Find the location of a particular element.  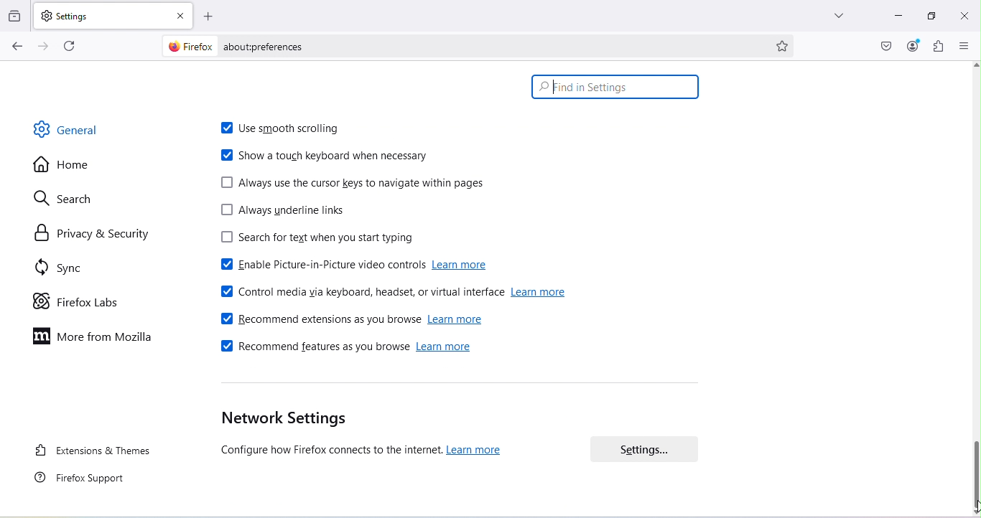

learn more is located at coordinates (478, 451).